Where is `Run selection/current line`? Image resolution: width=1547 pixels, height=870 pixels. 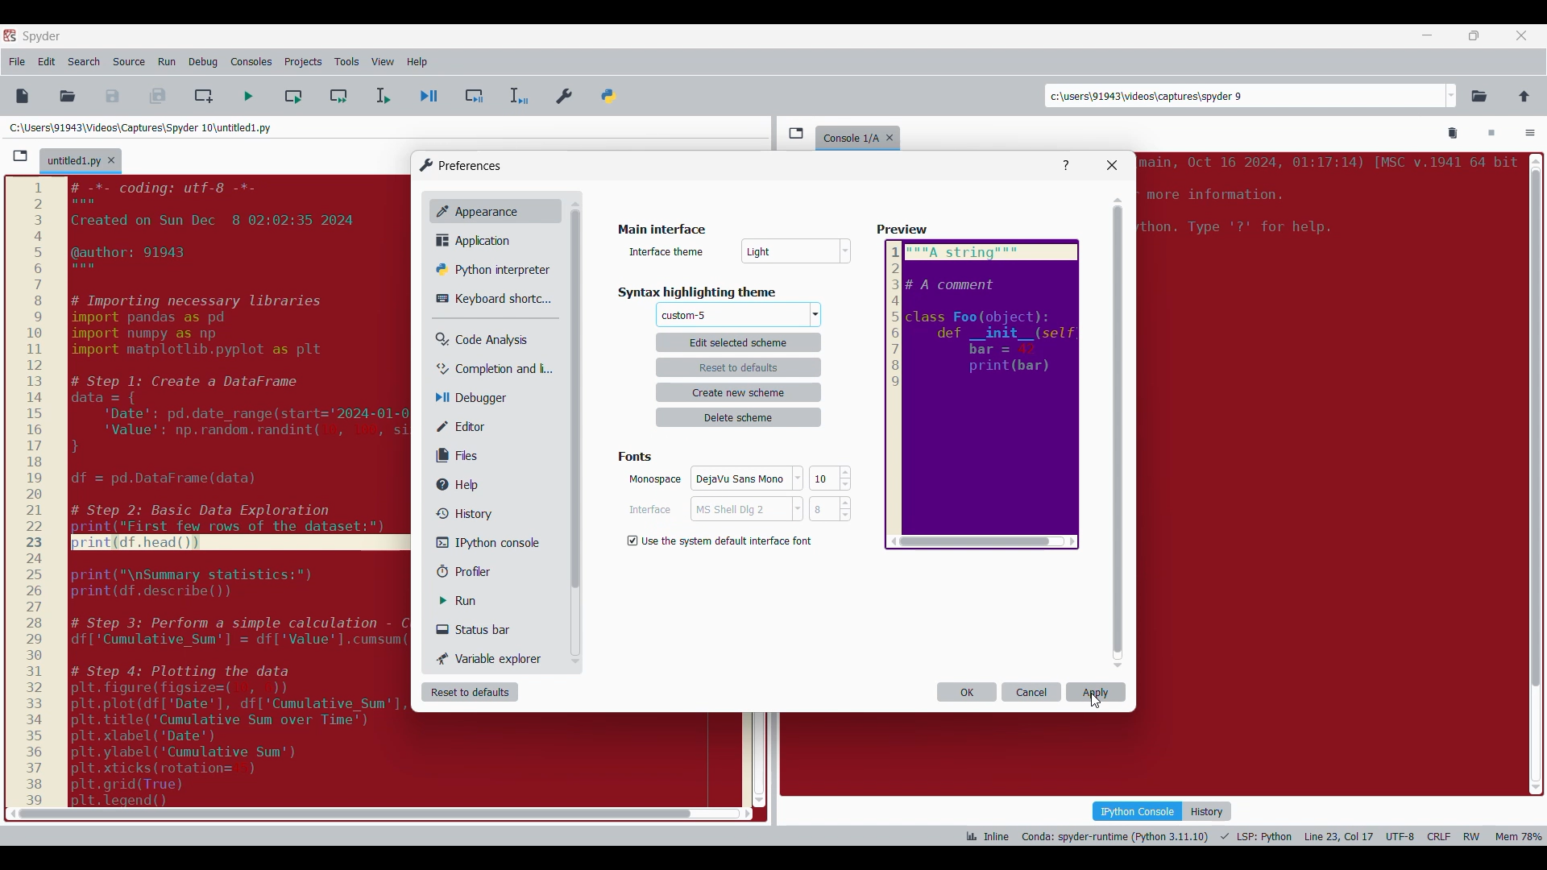 Run selection/current line is located at coordinates (382, 96).